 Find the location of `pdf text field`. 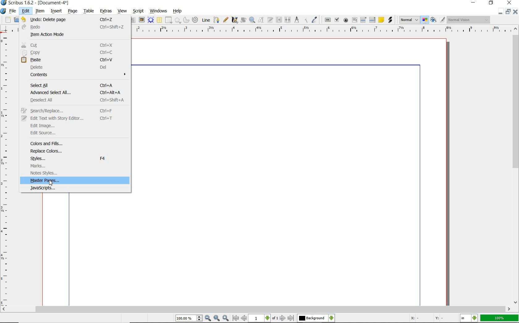

pdf text field is located at coordinates (354, 20).